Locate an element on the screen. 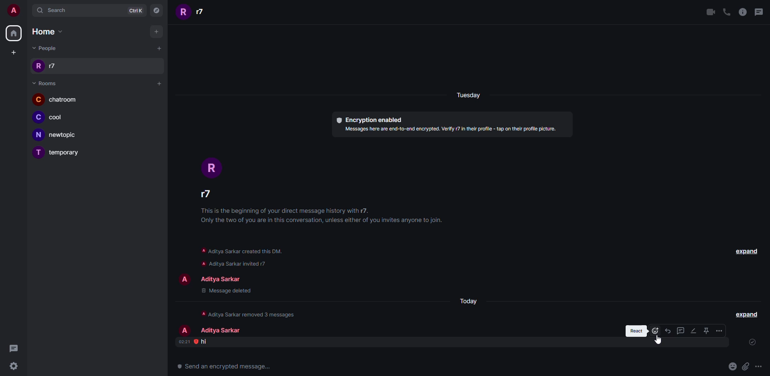 This screenshot has width=770, height=376. edit is located at coordinates (693, 330).